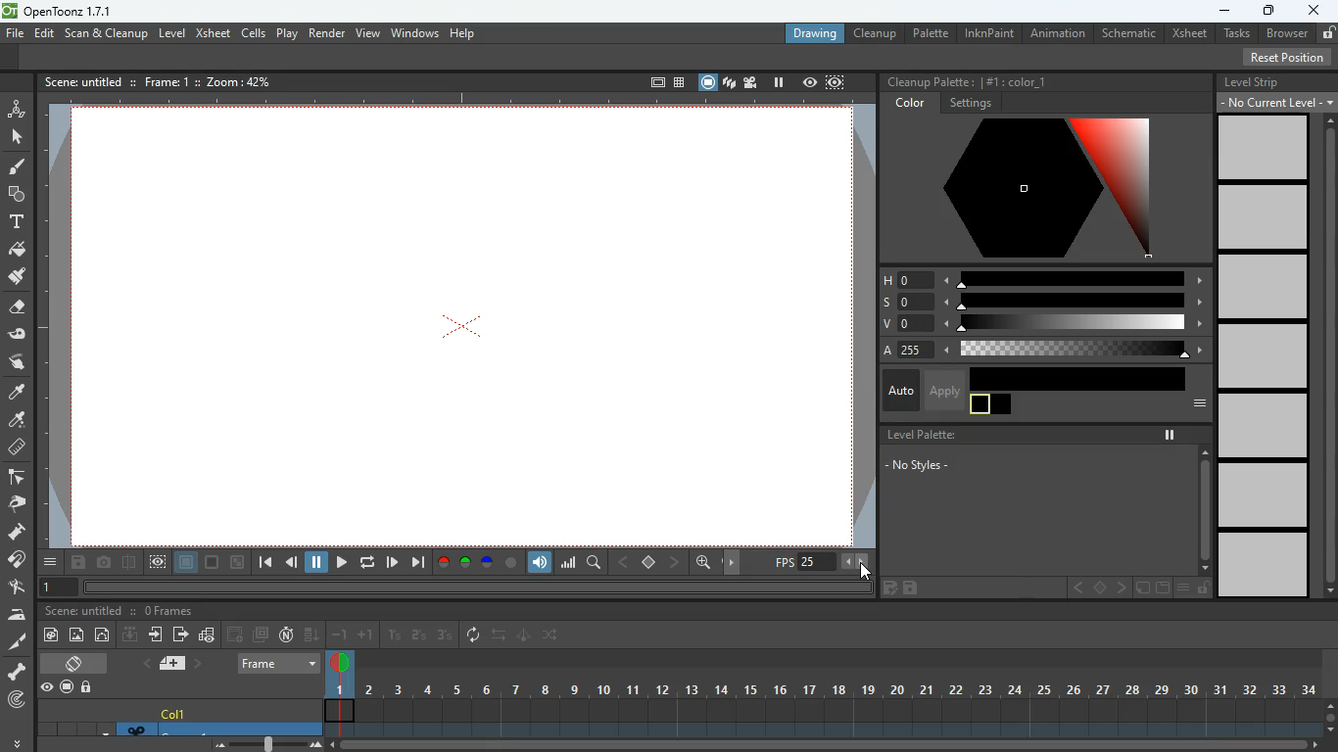 The image size is (1338, 752). What do you see at coordinates (679, 81) in the screenshot?
I see `table` at bounding box center [679, 81].